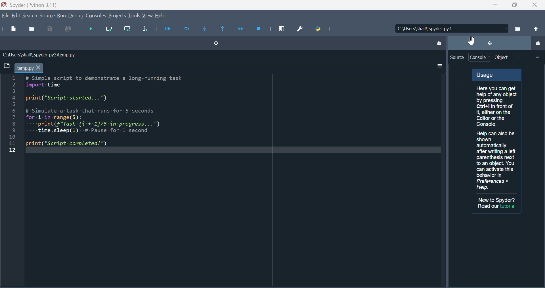  What do you see at coordinates (111, 112) in the screenshot?
I see `Python code` at bounding box center [111, 112].